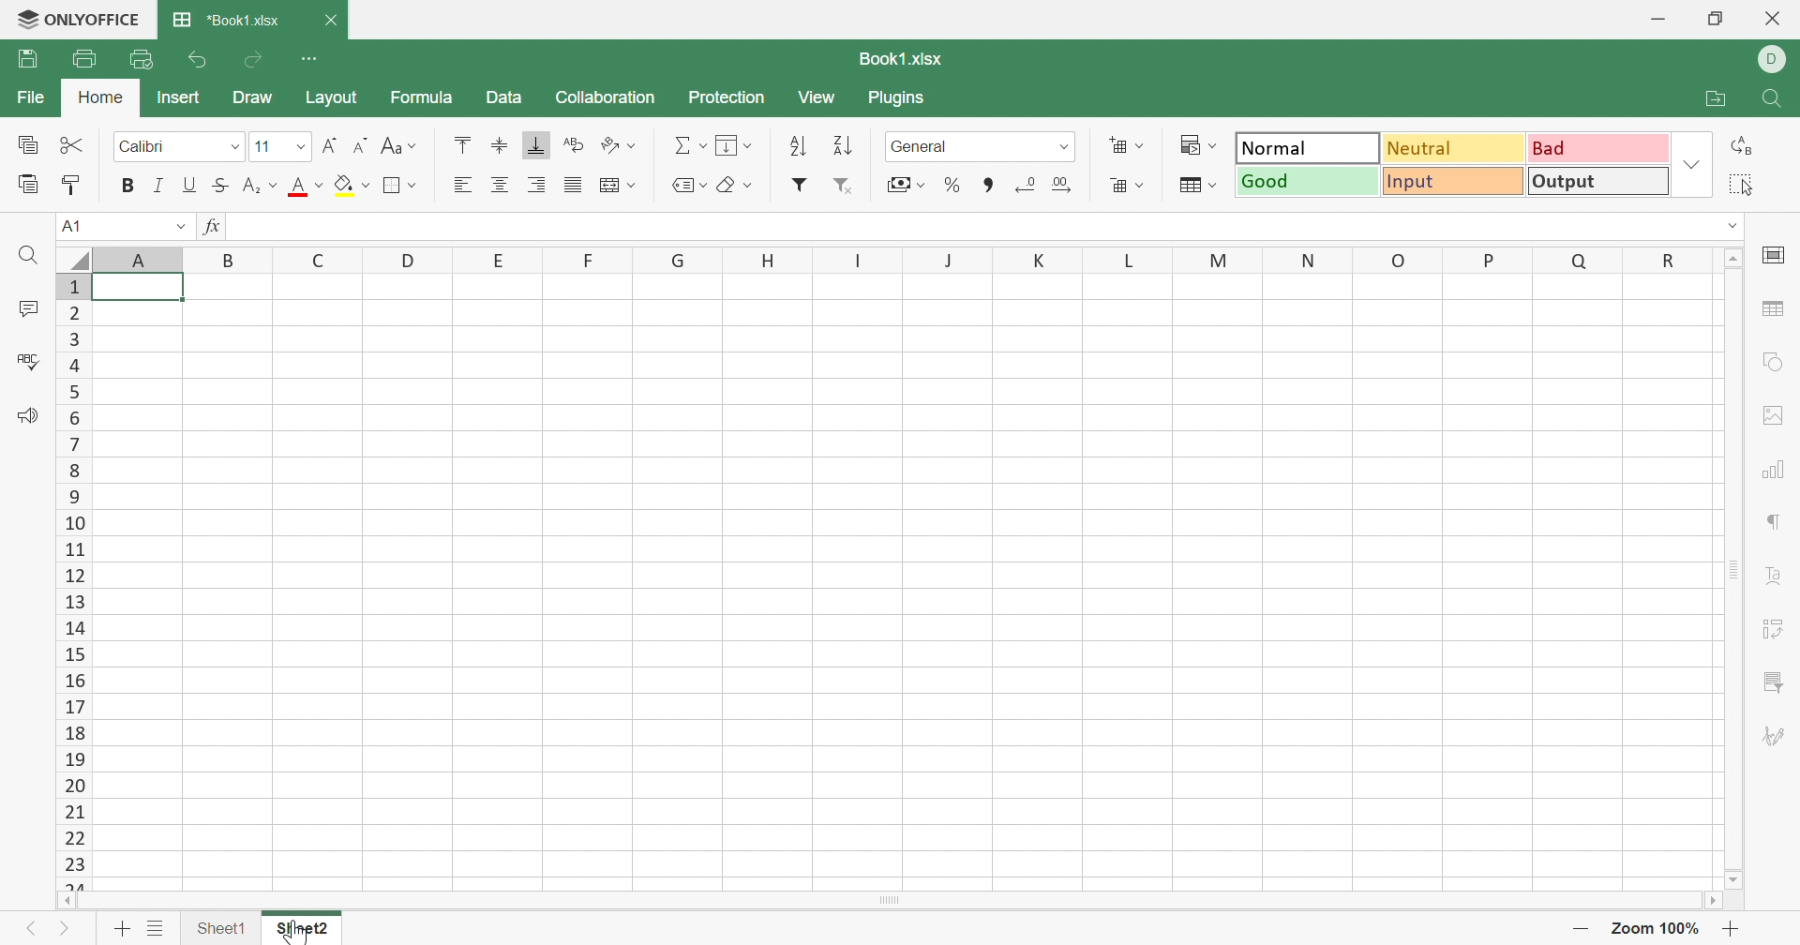 This screenshot has height=945, width=1800. Describe the element at coordinates (358, 143) in the screenshot. I see `Decrement font size` at that location.